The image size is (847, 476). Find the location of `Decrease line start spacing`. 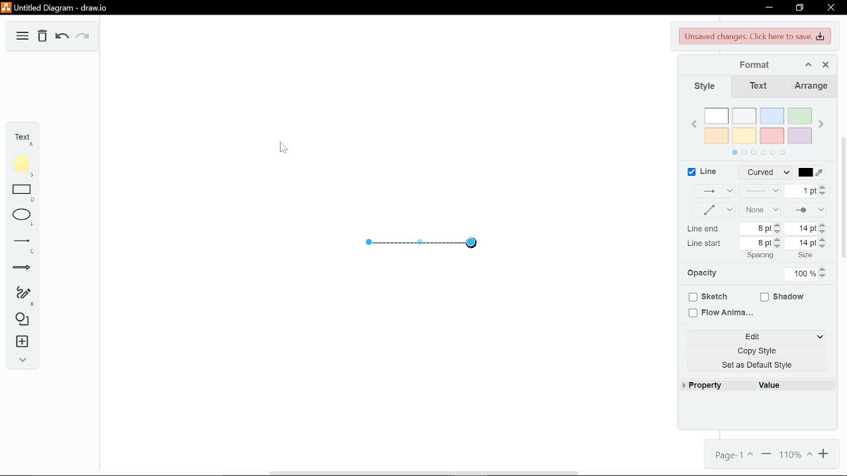

Decrease line start spacing is located at coordinates (778, 247).